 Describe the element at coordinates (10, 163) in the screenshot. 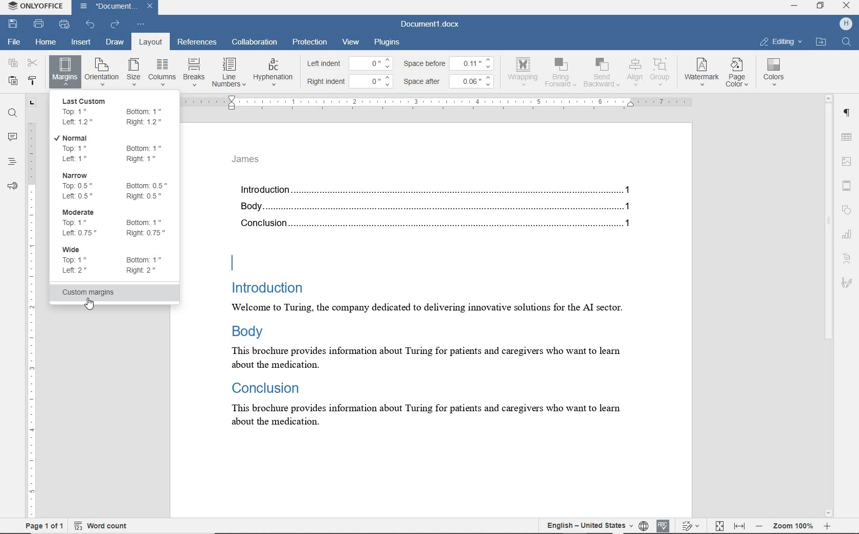

I see `headings` at that location.